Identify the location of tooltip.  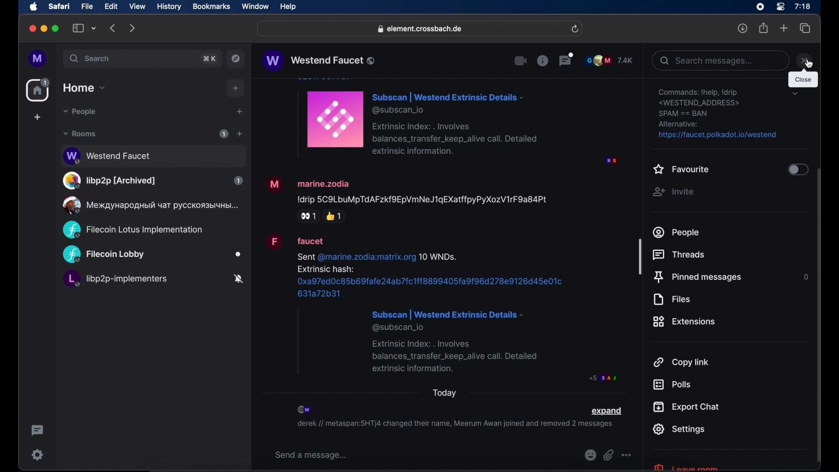
(803, 80).